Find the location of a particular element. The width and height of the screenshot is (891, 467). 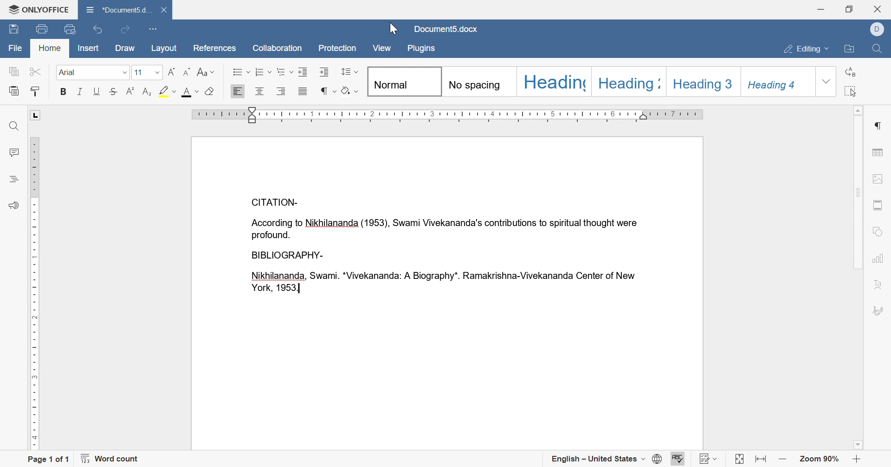

paragraph and line spacing is located at coordinates (349, 71).